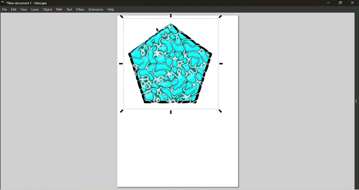 This screenshot has width=359, height=190. Describe the element at coordinates (60, 9) in the screenshot. I see `Path` at that location.